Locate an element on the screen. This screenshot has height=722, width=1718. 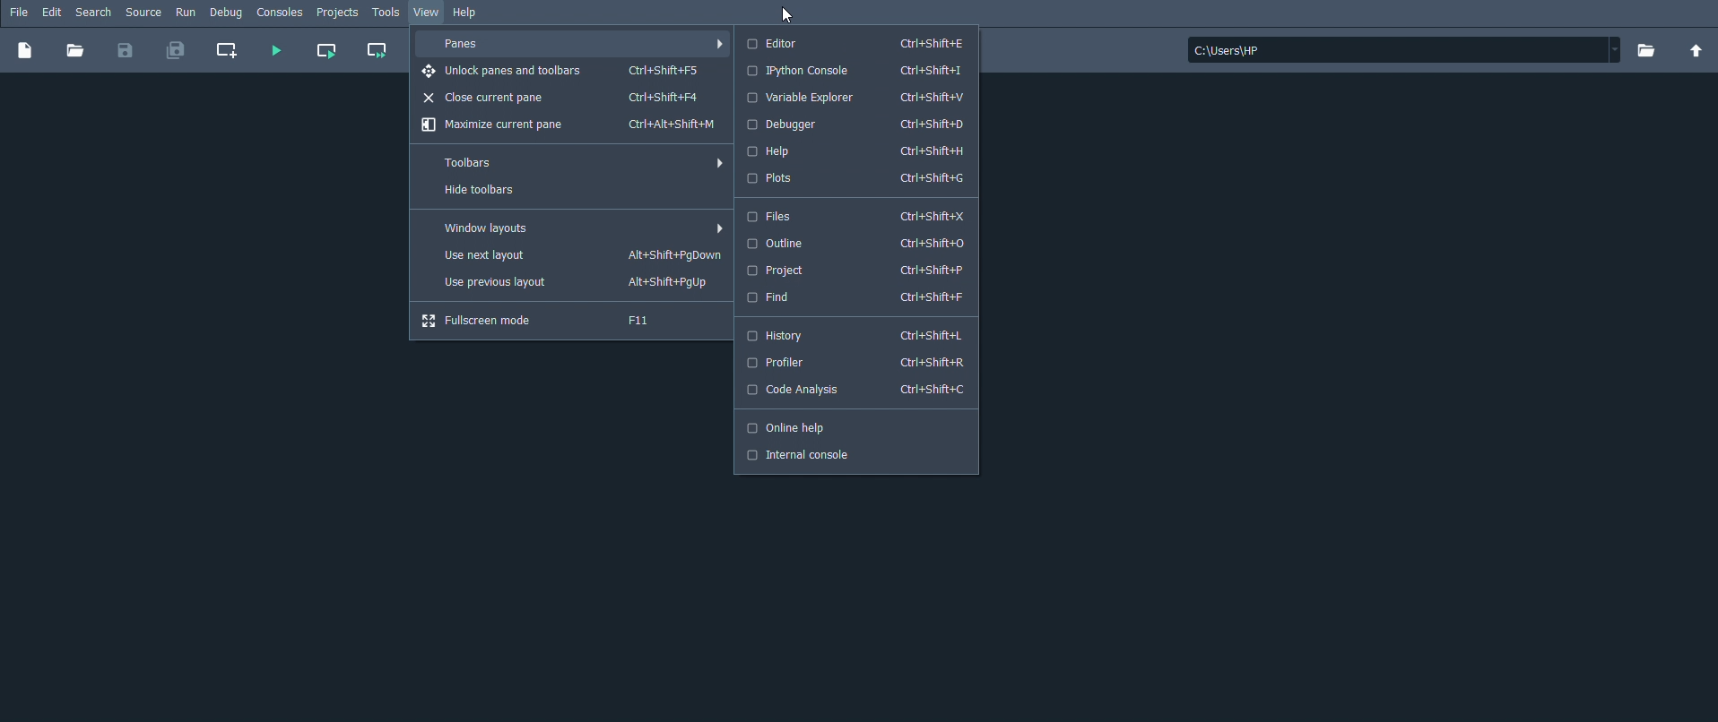
Source is located at coordinates (143, 13).